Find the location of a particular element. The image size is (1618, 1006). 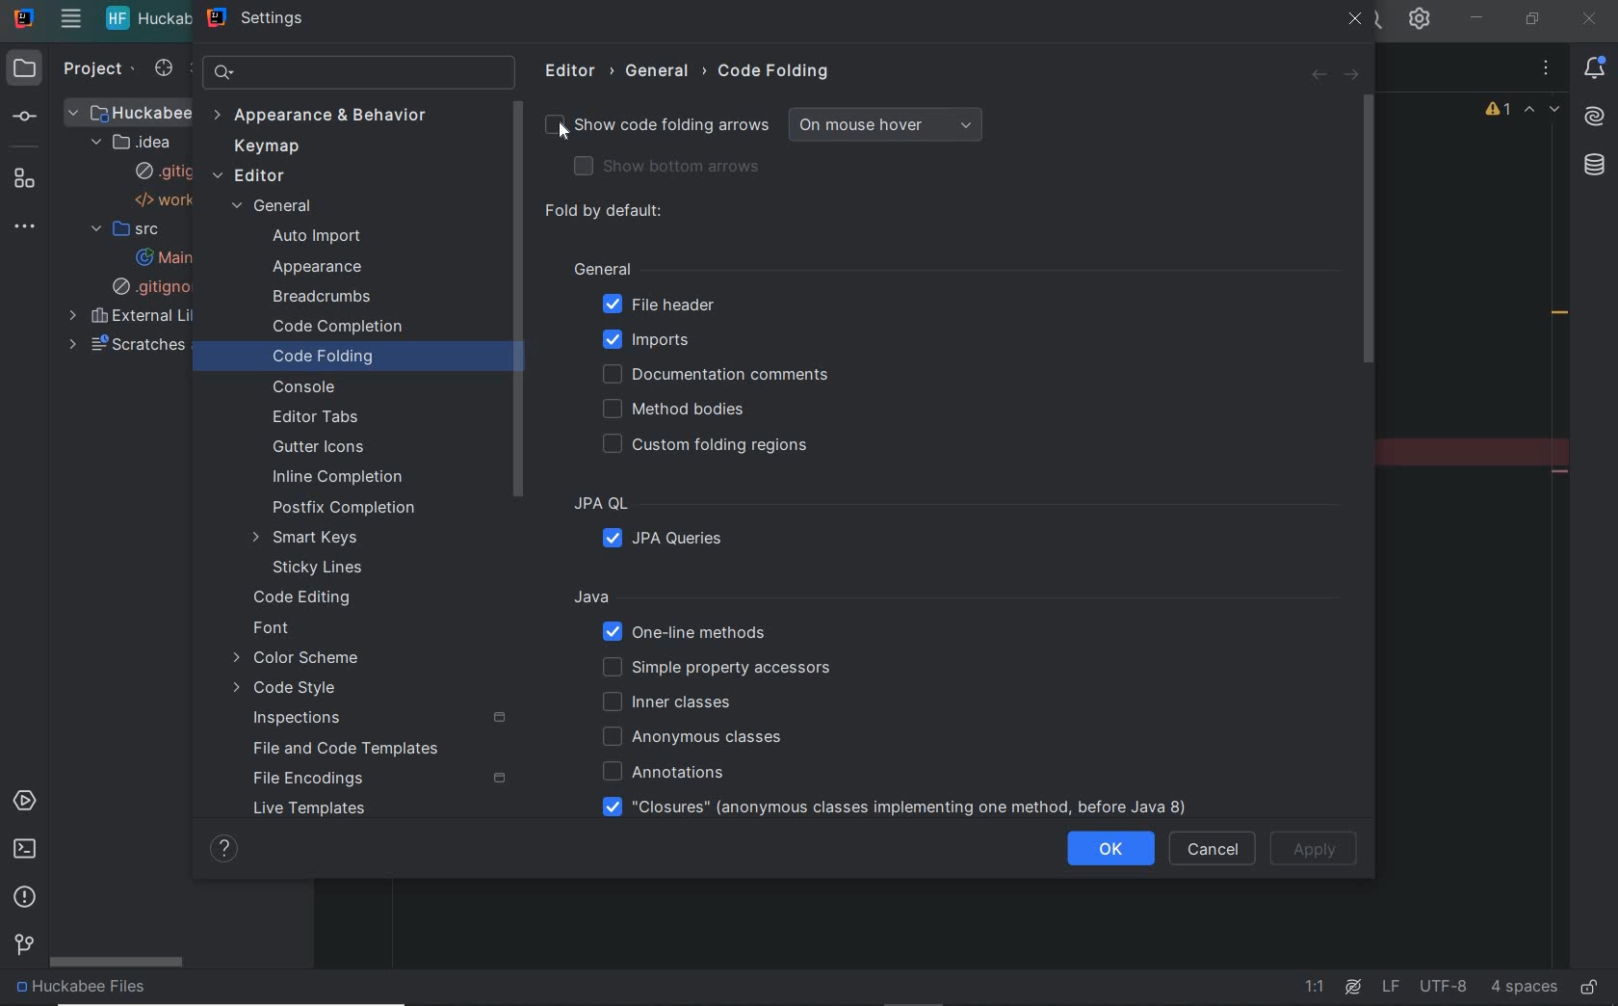

documentation comments is located at coordinates (720, 374).